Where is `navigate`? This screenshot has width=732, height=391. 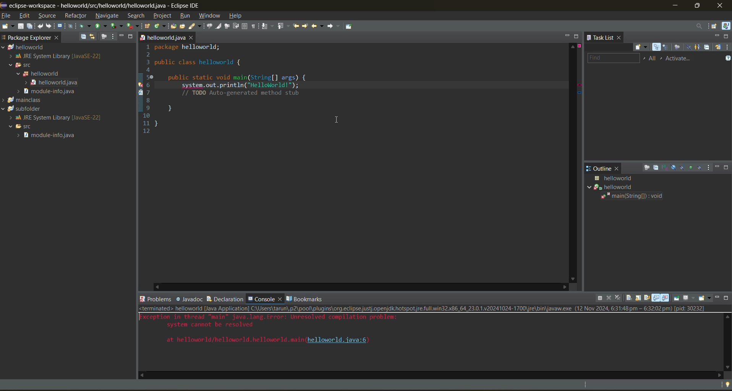 navigate is located at coordinates (107, 16).